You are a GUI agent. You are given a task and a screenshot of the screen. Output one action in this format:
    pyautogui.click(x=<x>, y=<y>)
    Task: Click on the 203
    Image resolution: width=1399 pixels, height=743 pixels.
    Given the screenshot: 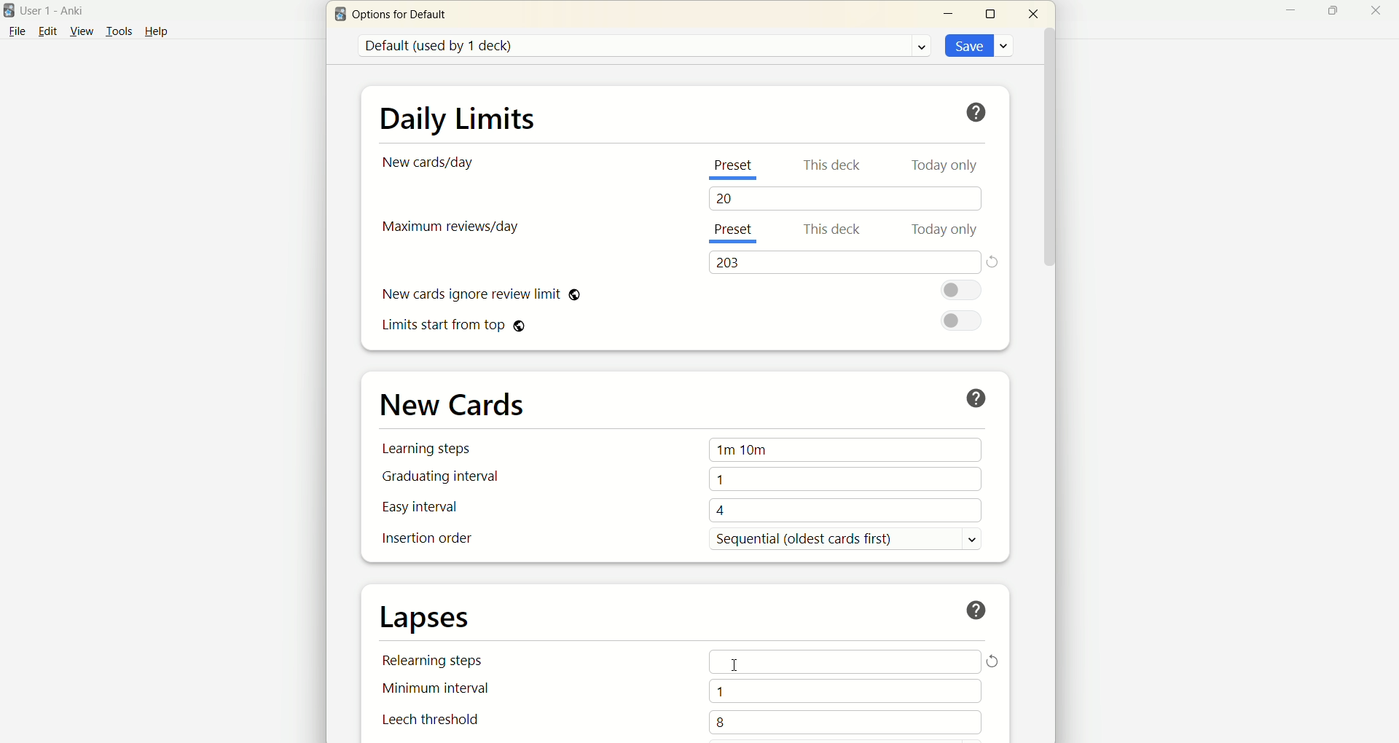 What is the action you would take?
    pyautogui.click(x=842, y=262)
    